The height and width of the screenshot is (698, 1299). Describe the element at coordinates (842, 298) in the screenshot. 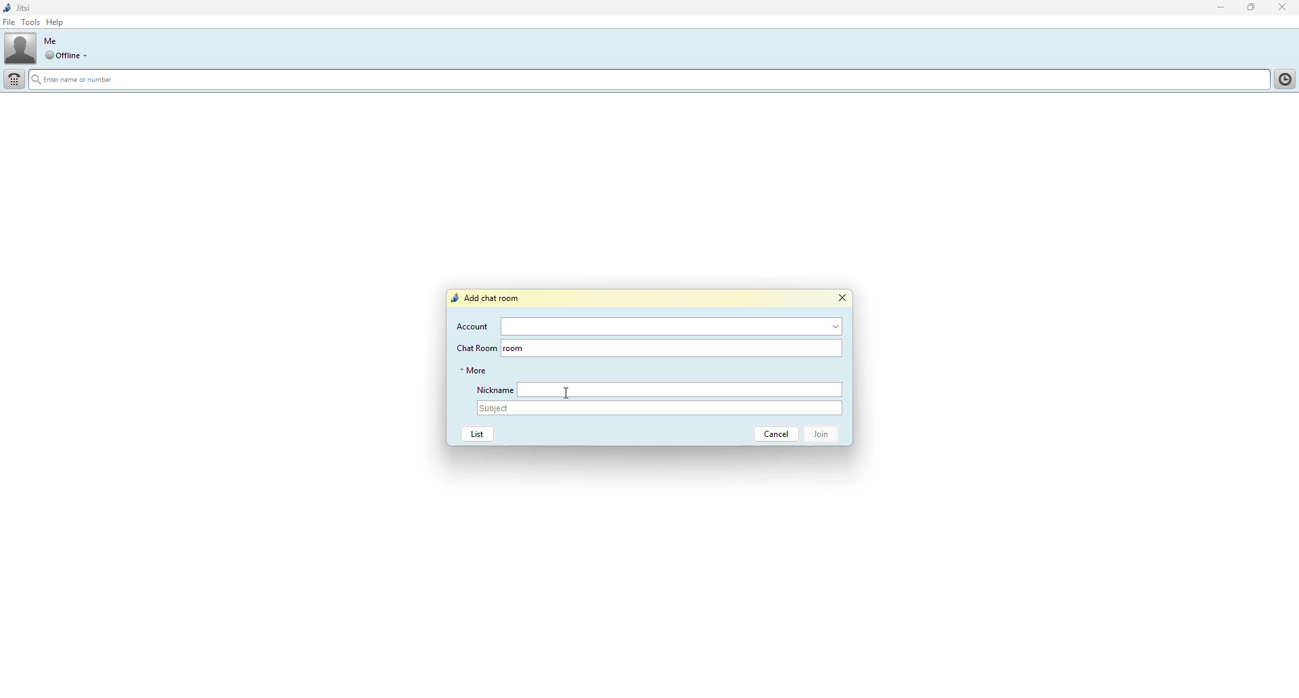

I see `close` at that location.